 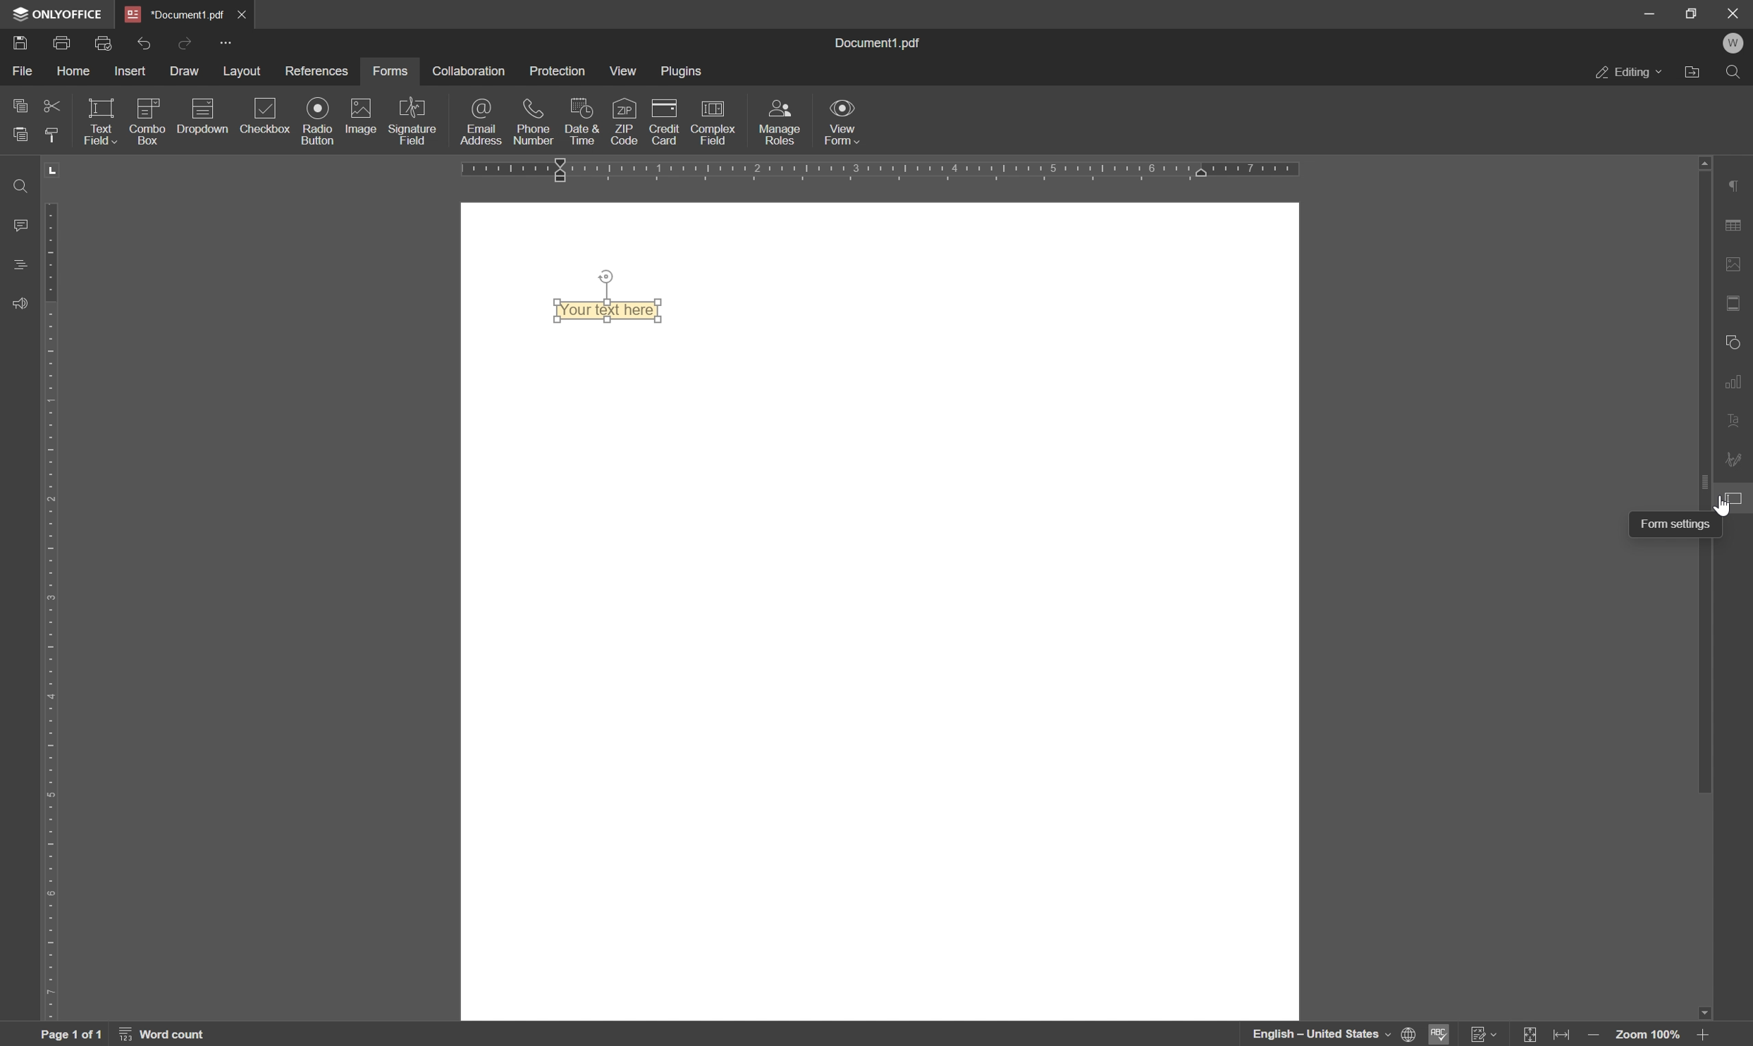 I want to click on forms, so click(x=390, y=70).